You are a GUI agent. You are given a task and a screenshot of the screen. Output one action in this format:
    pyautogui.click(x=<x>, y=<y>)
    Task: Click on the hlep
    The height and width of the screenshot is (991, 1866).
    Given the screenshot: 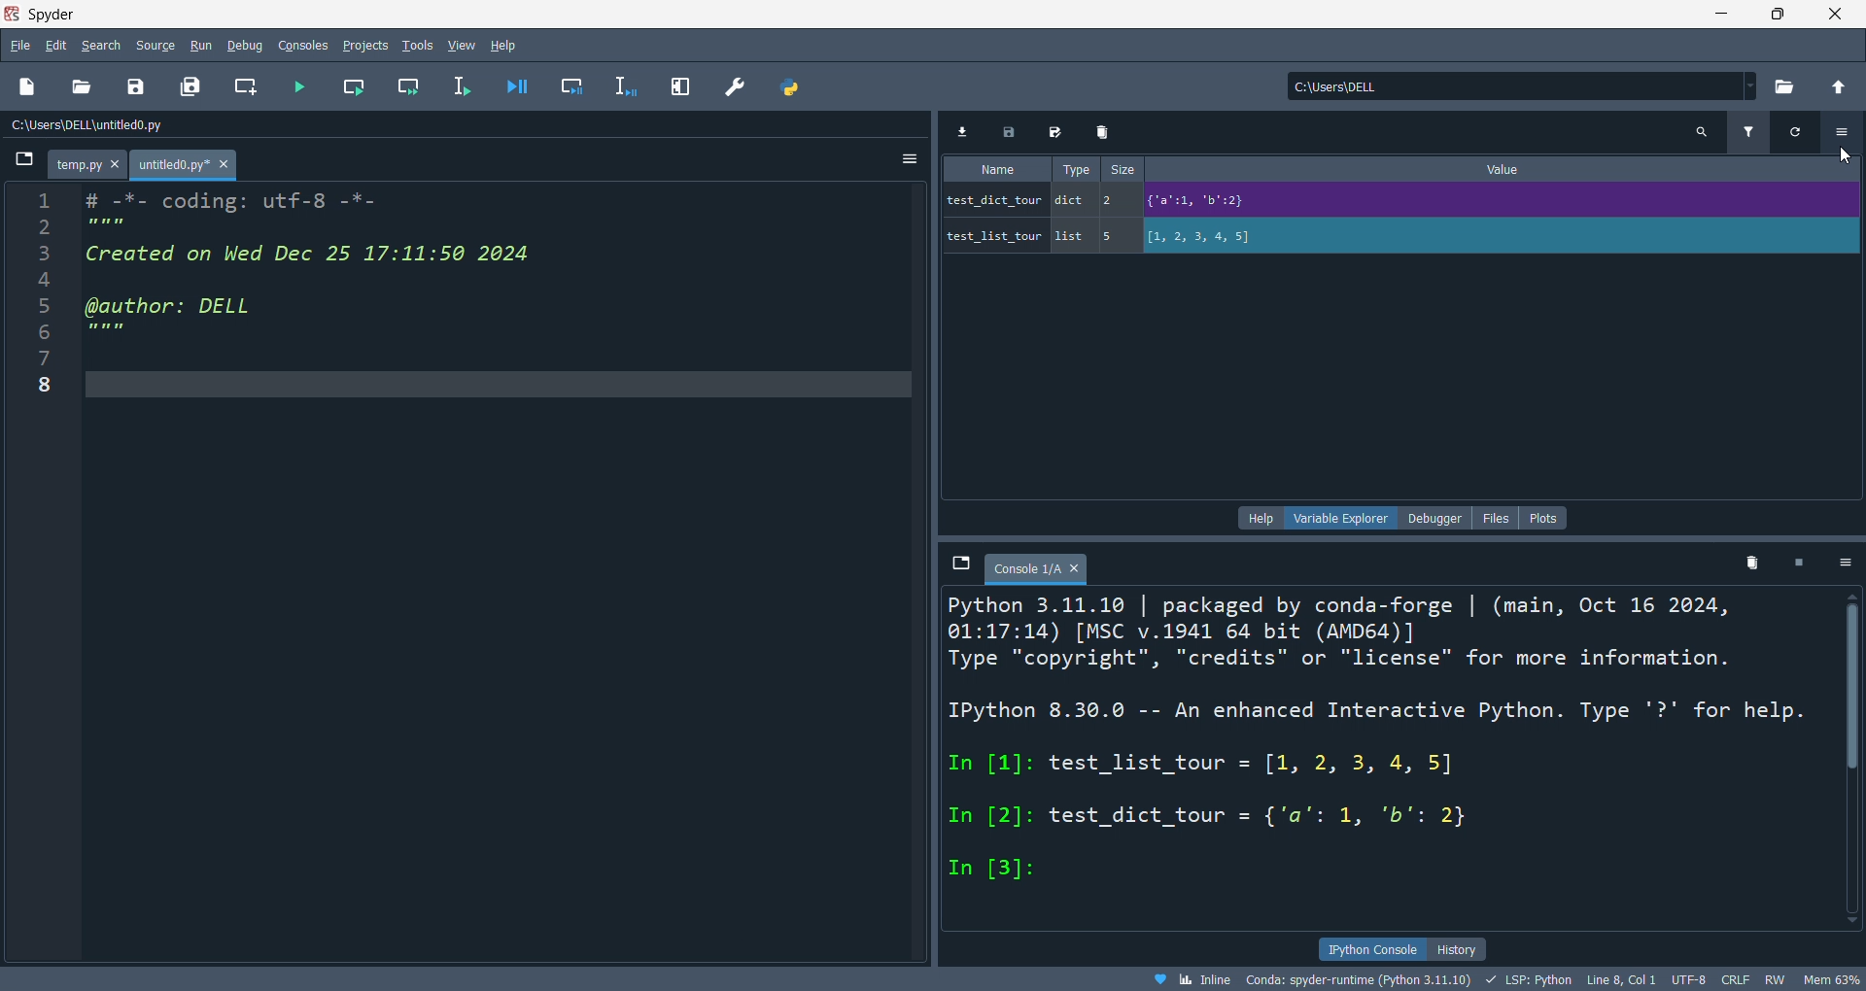 What is the action you would take?
    pyautogui.click(x=504, y=42)
    